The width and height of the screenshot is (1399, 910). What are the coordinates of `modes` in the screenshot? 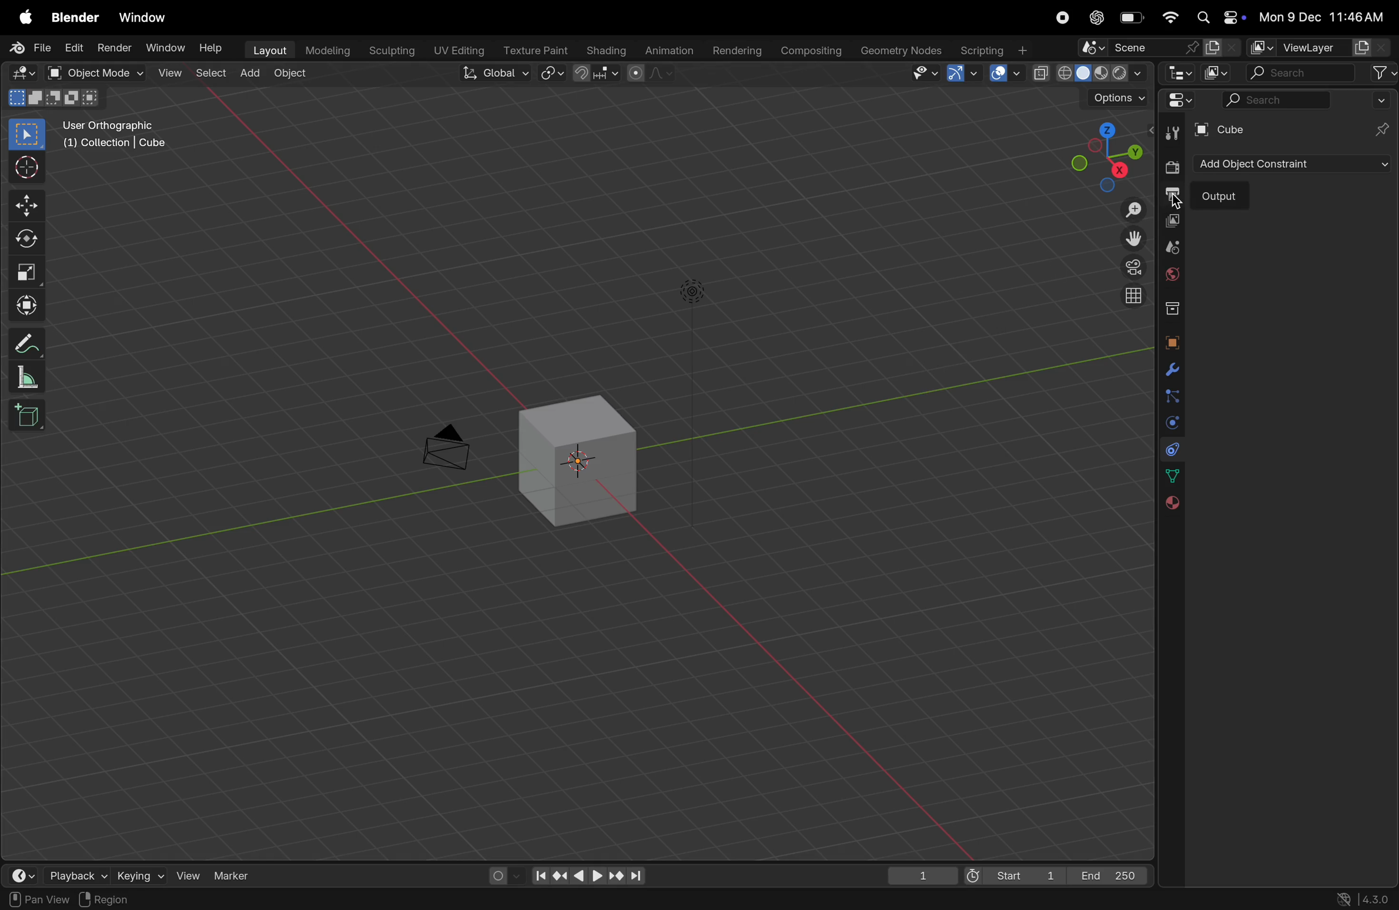 It's located at (59, 97).